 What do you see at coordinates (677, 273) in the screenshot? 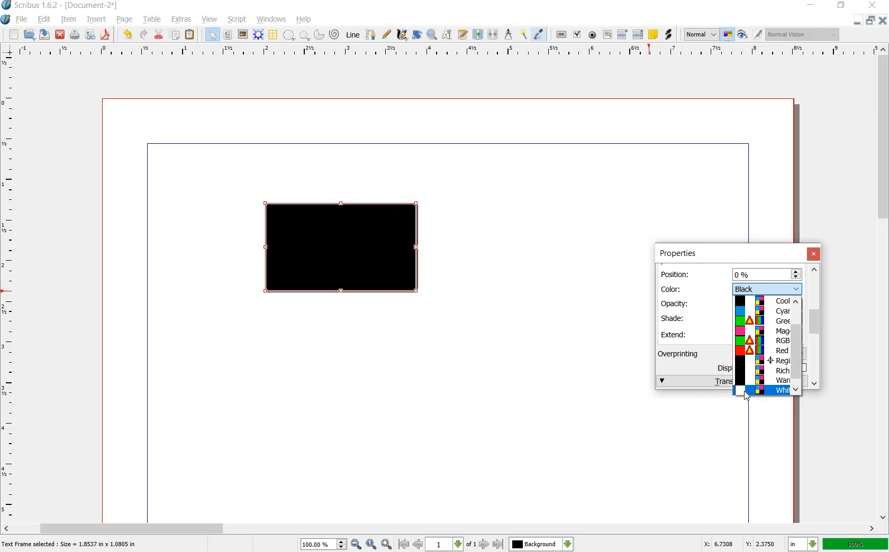
I see `position` at bounding box center [677, 273].